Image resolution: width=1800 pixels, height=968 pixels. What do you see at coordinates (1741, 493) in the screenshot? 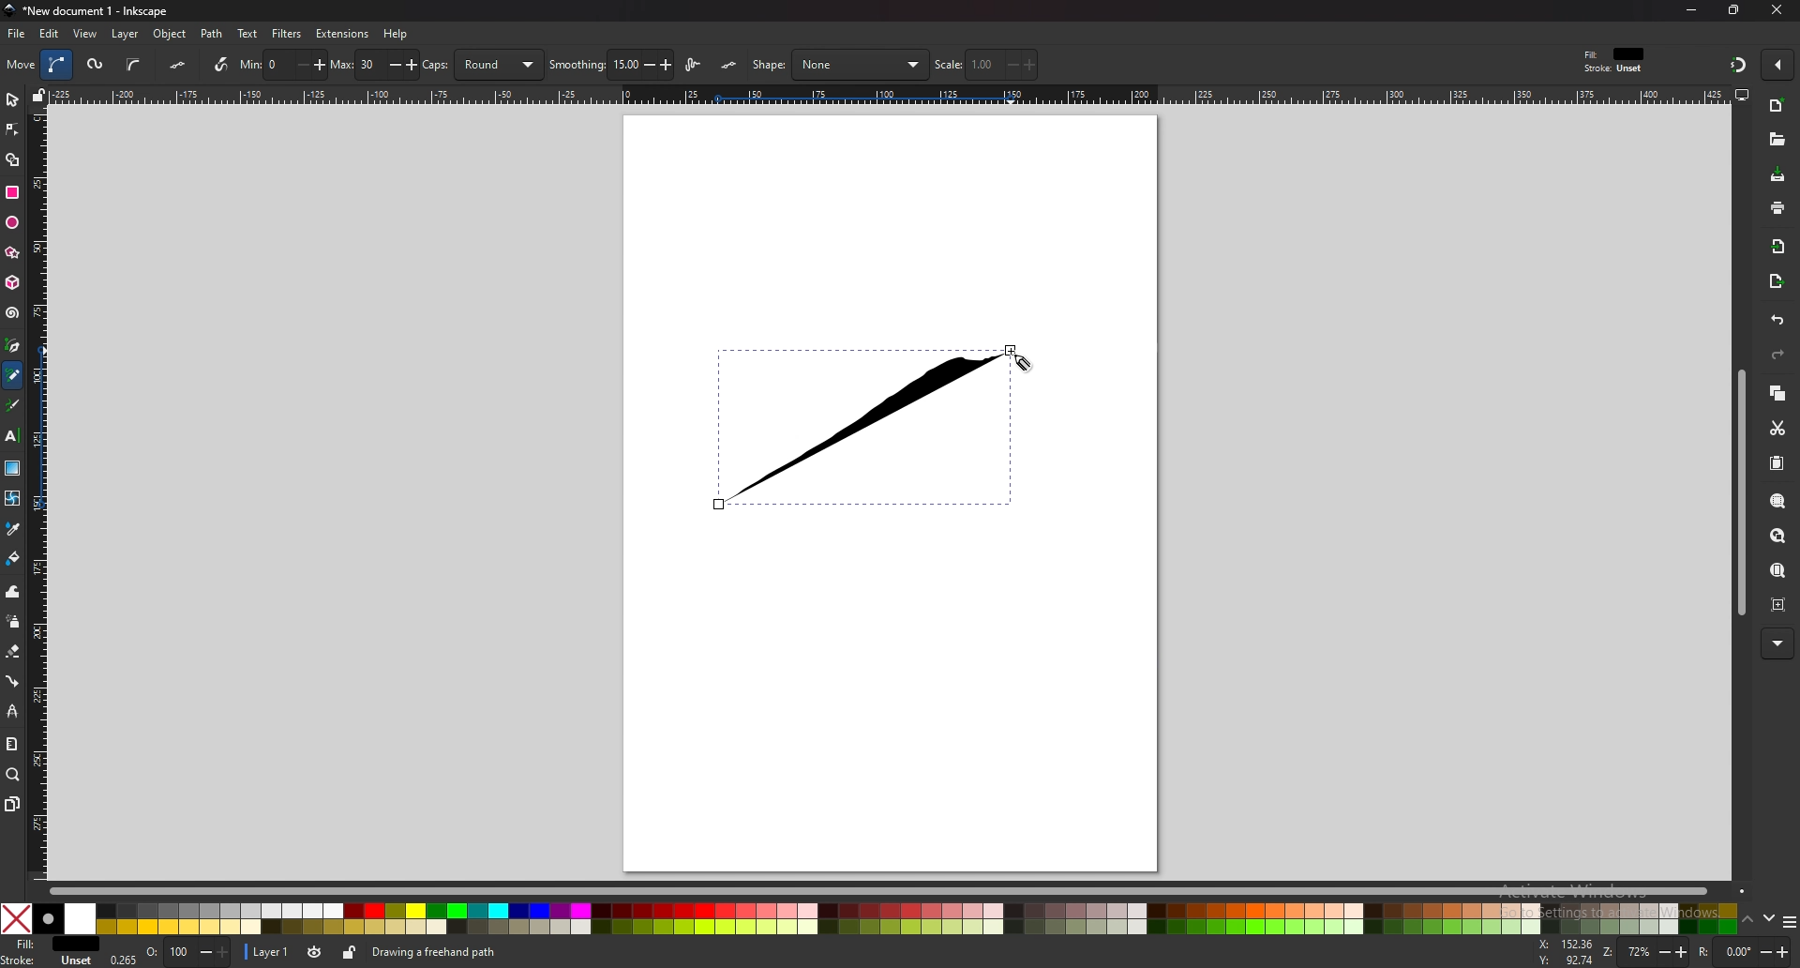
I see `scroll bar` at bounding box center [1741, 493].